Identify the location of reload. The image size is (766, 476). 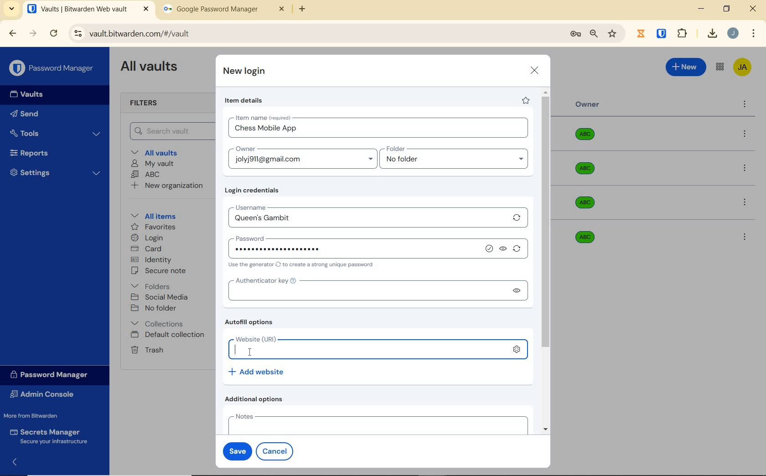
(53, 34).